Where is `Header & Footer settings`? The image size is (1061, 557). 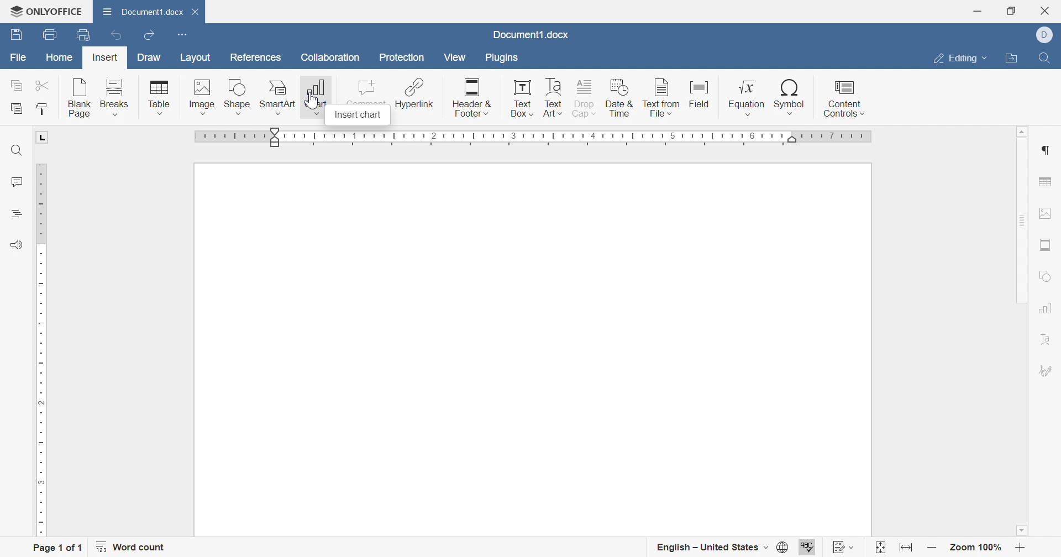
Header & Footer settings is located at coordinates (1048, 244).